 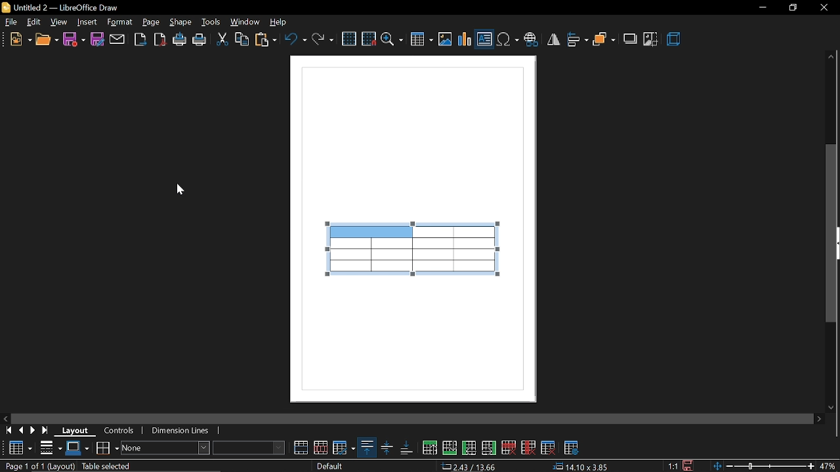 What do you see at coordinates (674, 39) in the screenshot?
I see `3d effects` at bounding box center [674, 39].